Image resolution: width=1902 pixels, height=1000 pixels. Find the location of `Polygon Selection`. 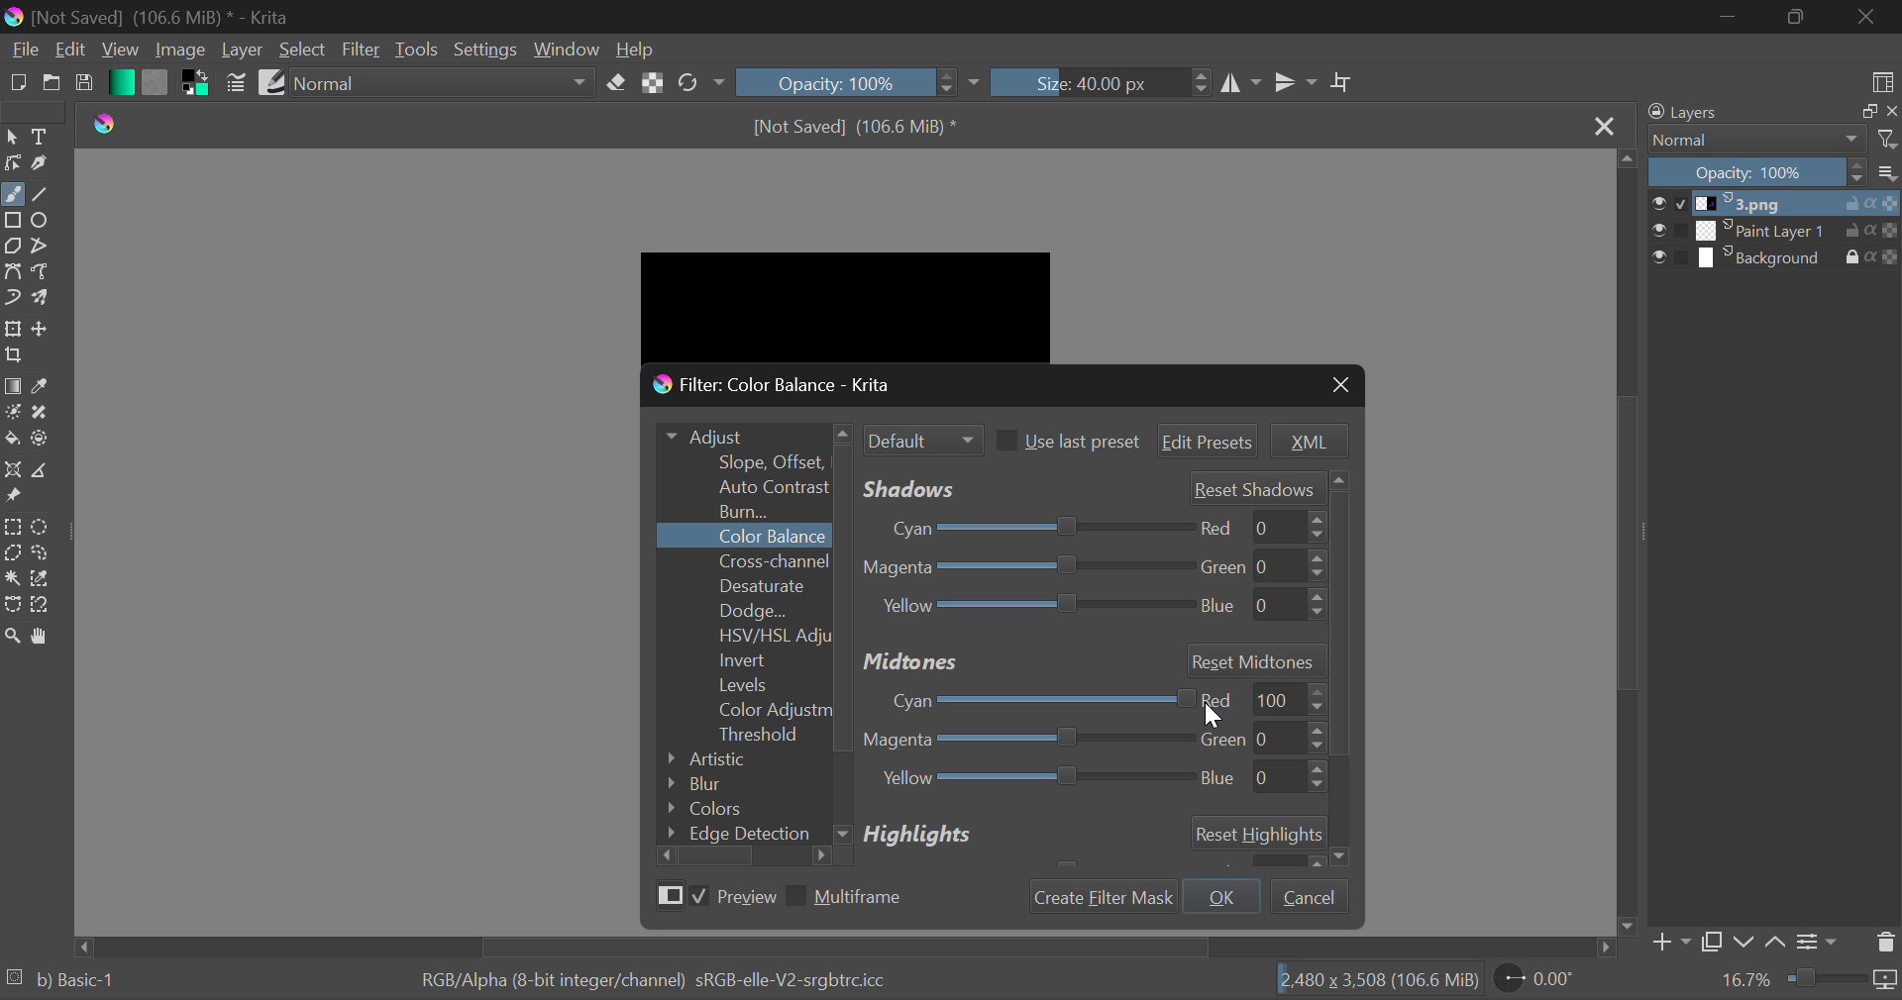

Polygon Selection is located at coordinates (13, 554).